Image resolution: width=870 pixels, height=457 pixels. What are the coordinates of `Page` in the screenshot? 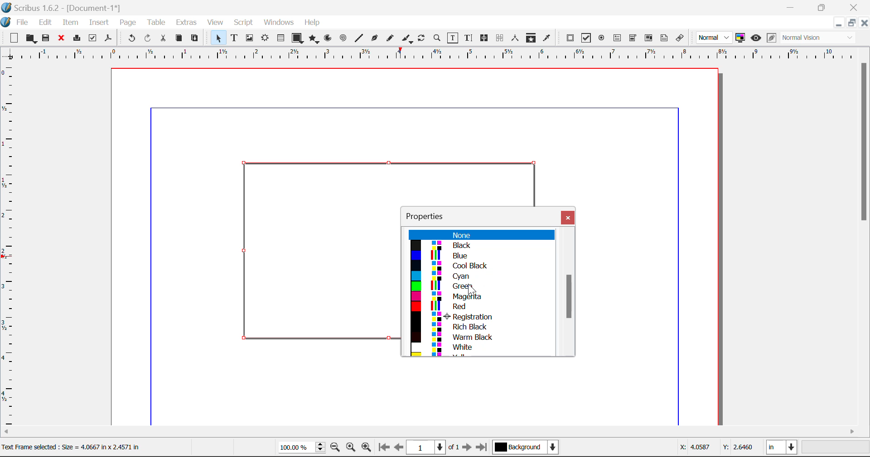 It's located at (127, 23).